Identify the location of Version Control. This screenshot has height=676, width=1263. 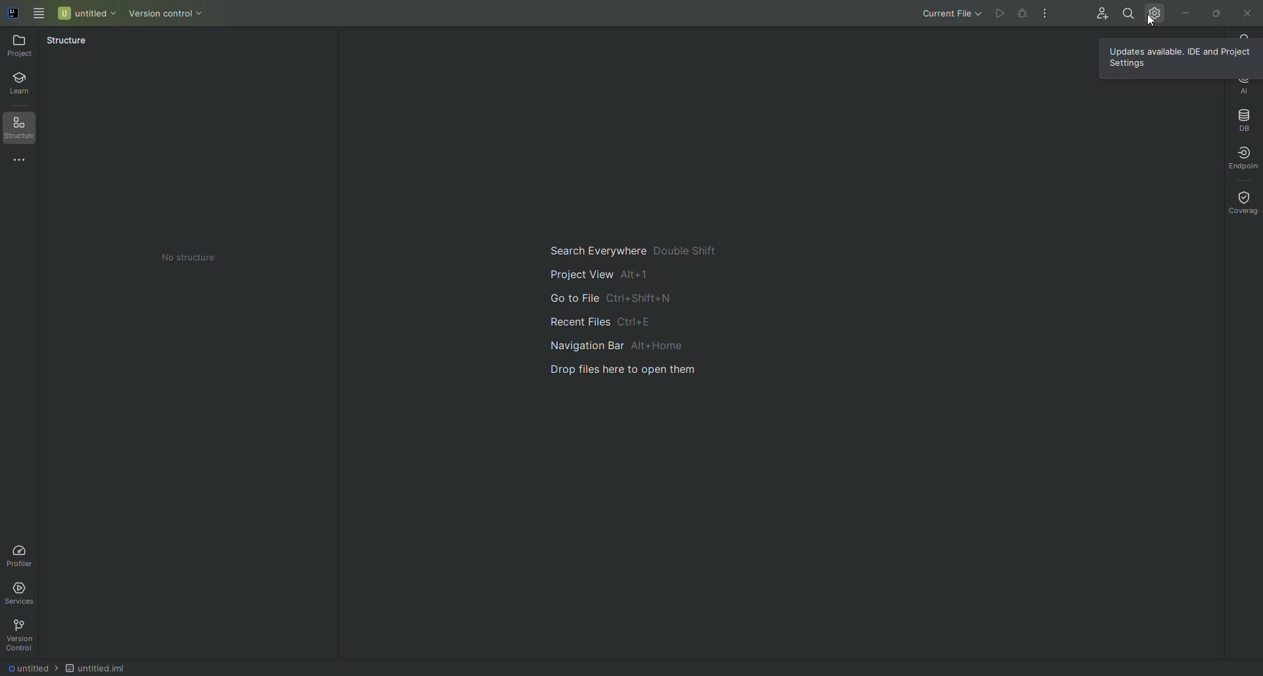
(24, 635).